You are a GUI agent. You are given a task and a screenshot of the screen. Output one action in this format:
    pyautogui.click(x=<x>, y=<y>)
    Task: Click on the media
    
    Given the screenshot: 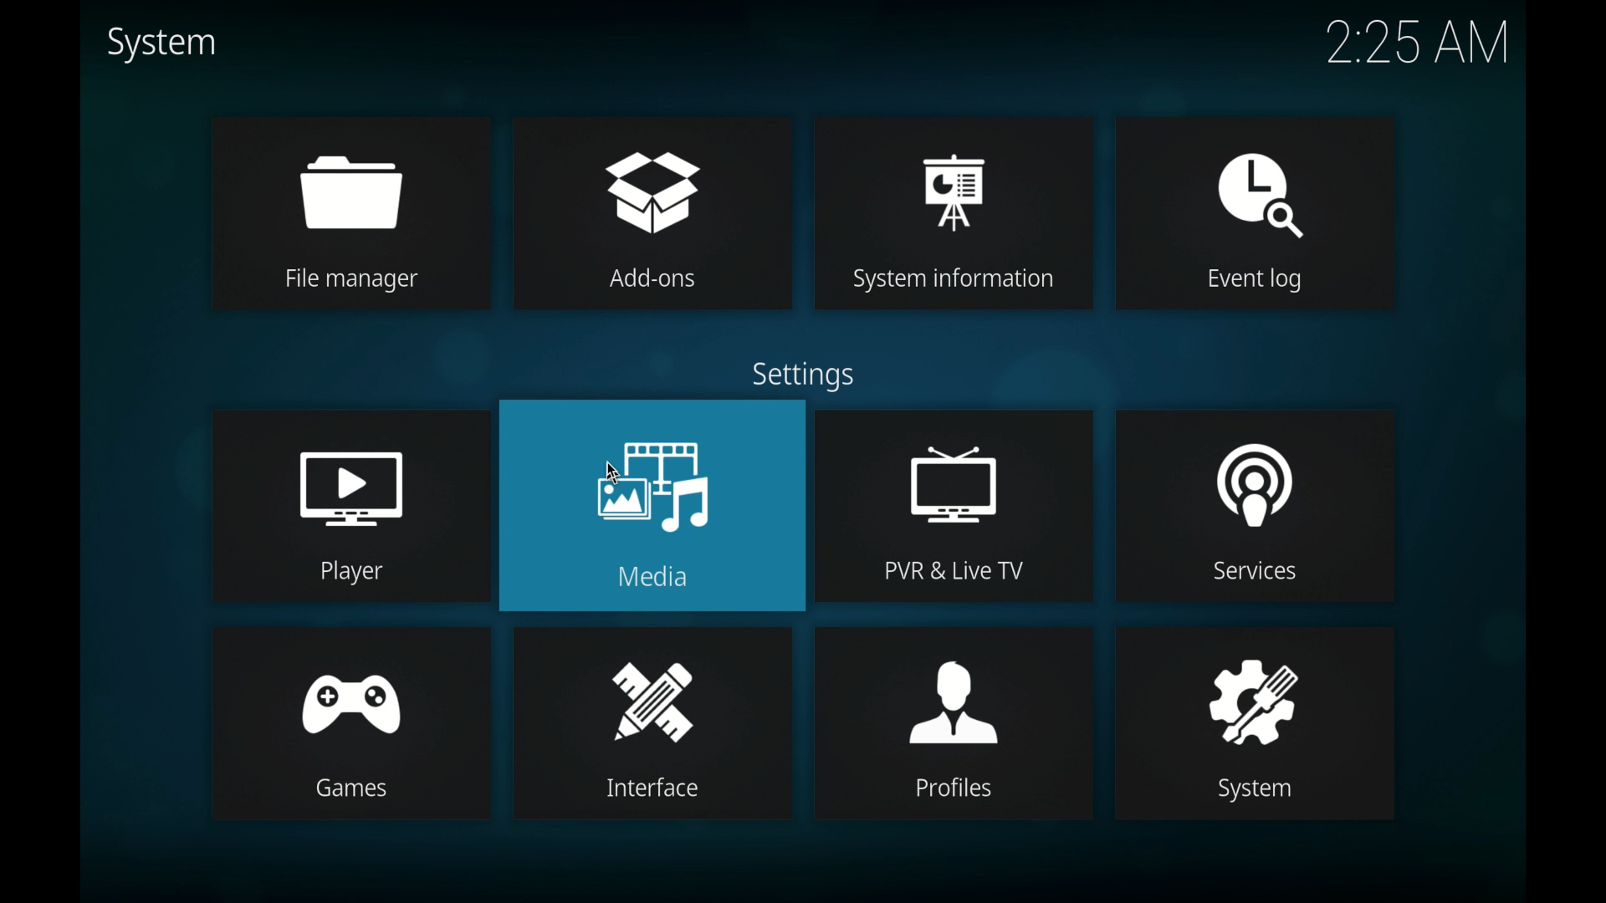 What is the action you would take?
    pyautogui.click(x=654, y=472)
    